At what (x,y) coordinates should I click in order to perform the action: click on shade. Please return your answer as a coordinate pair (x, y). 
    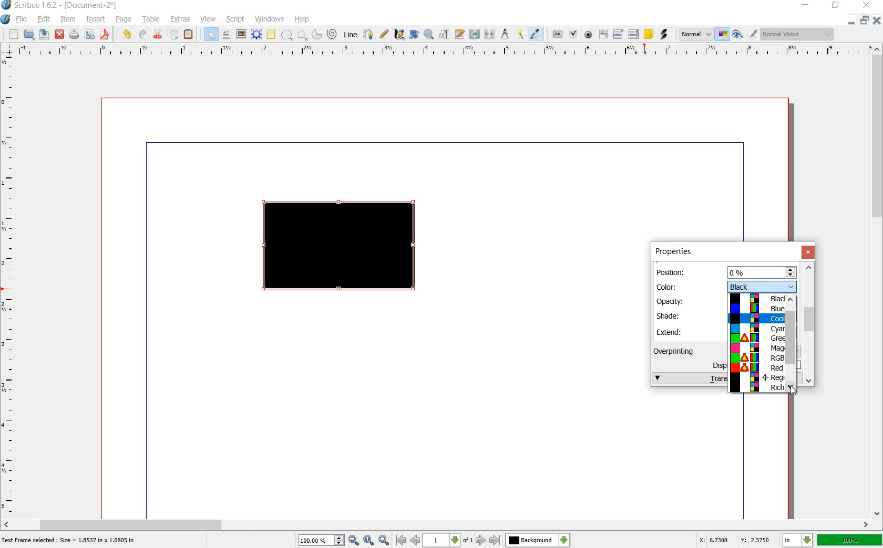
    Looking at the image, I should click on (672, 315).